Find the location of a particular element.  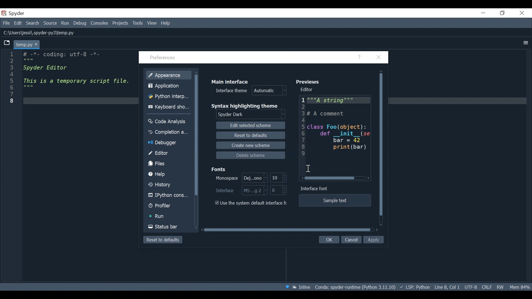

Edit is located at coordinates (19, 24).